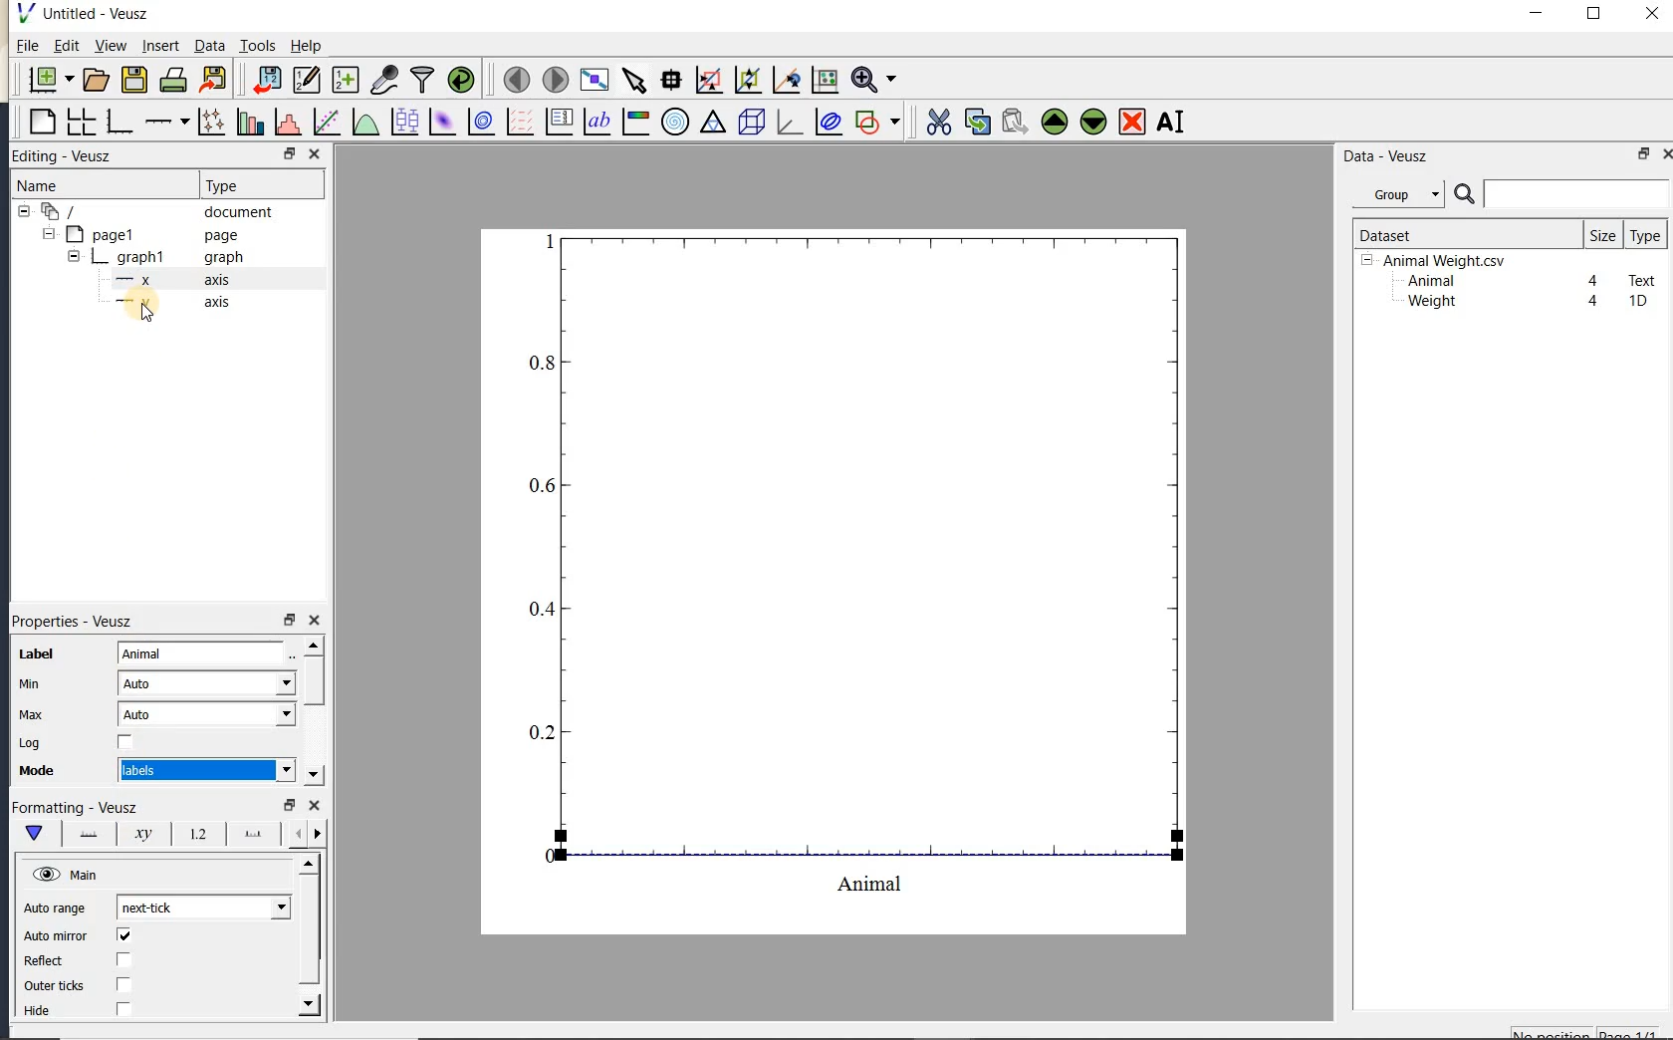 The width and height of the screenshot is (1673, 1040). Describe the element at coordinates (827, 121) in the screenshot. I see `plot covariance ellipses` at that location.